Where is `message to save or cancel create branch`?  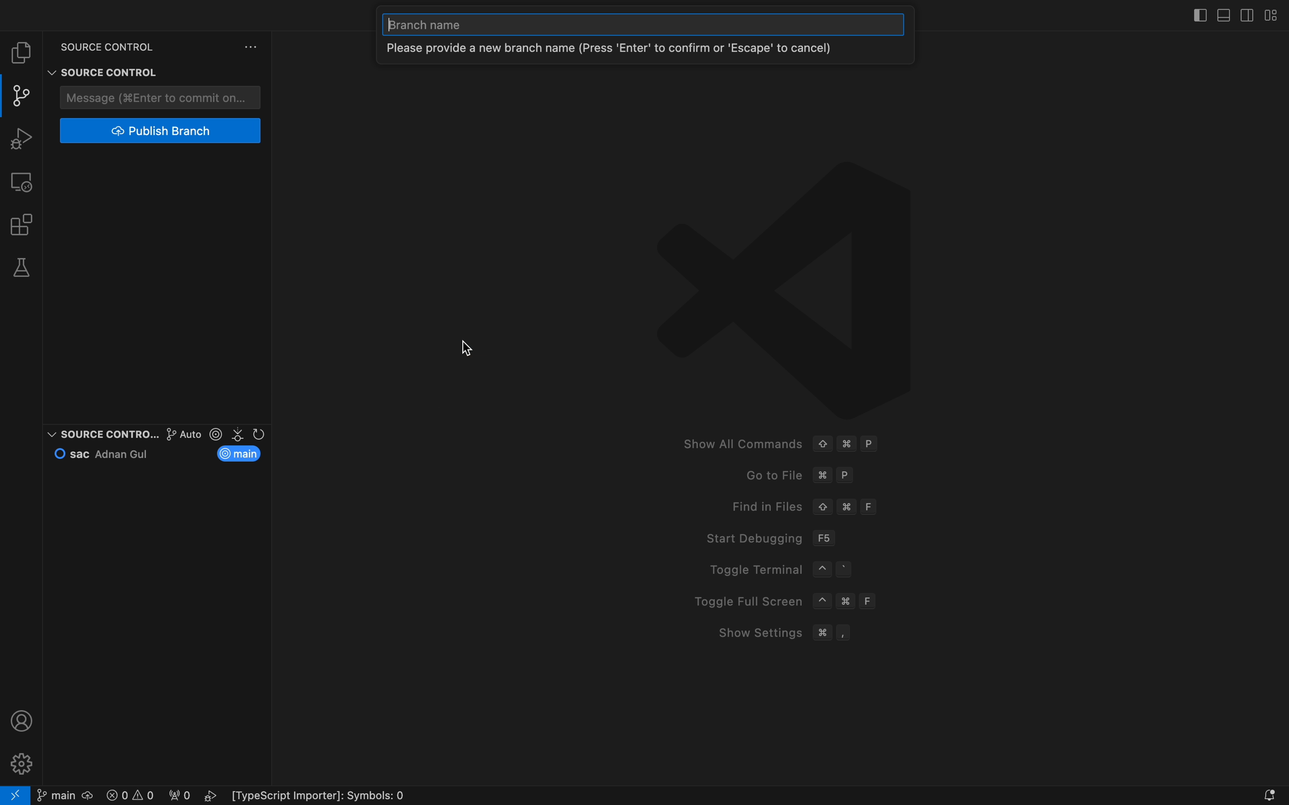 message to save or cancel create branch is located at coordinates (630, 51).